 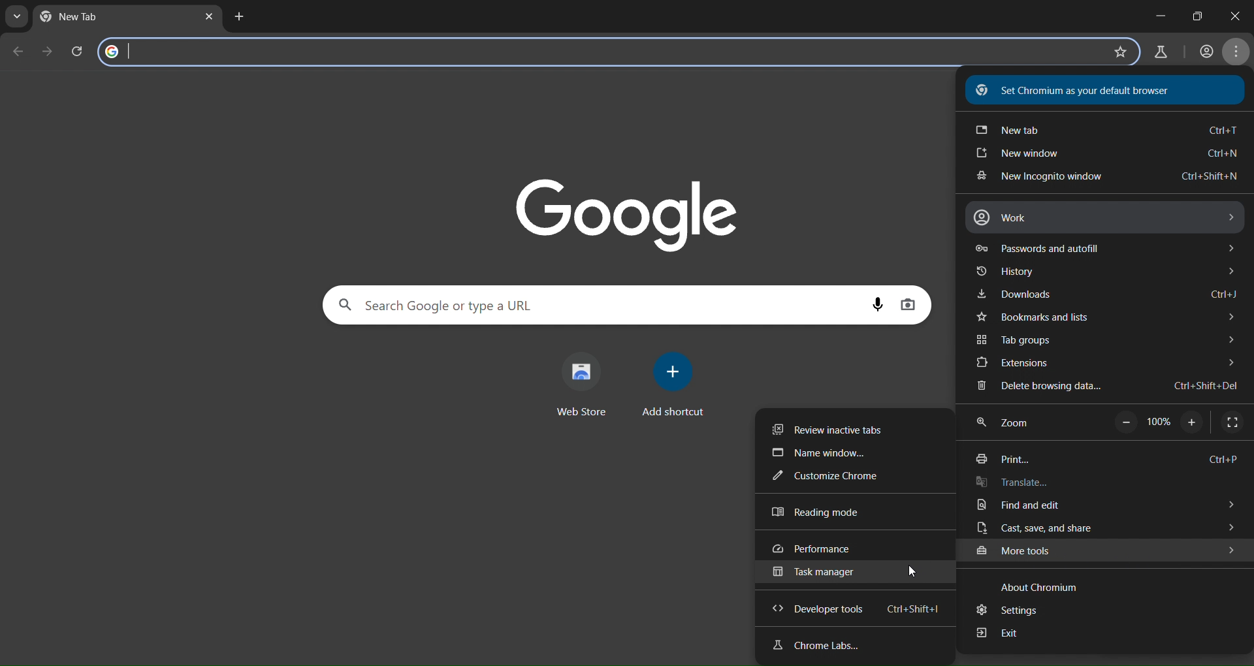 What do you see at coordinates (1111, 341) in the screenshot?
I see `tab groups` at bounding box center [1111, 341].